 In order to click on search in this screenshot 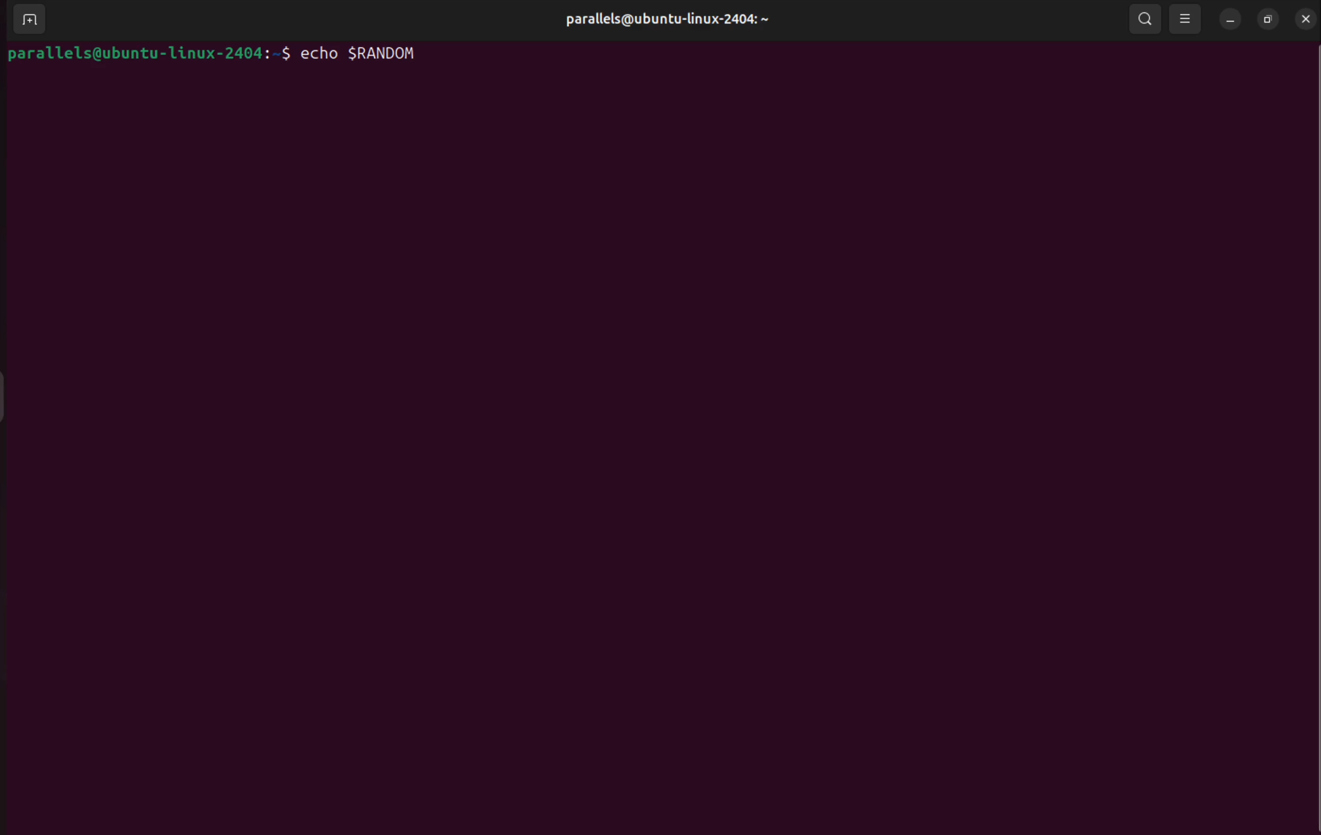, I will do `click(1144, 21)`.